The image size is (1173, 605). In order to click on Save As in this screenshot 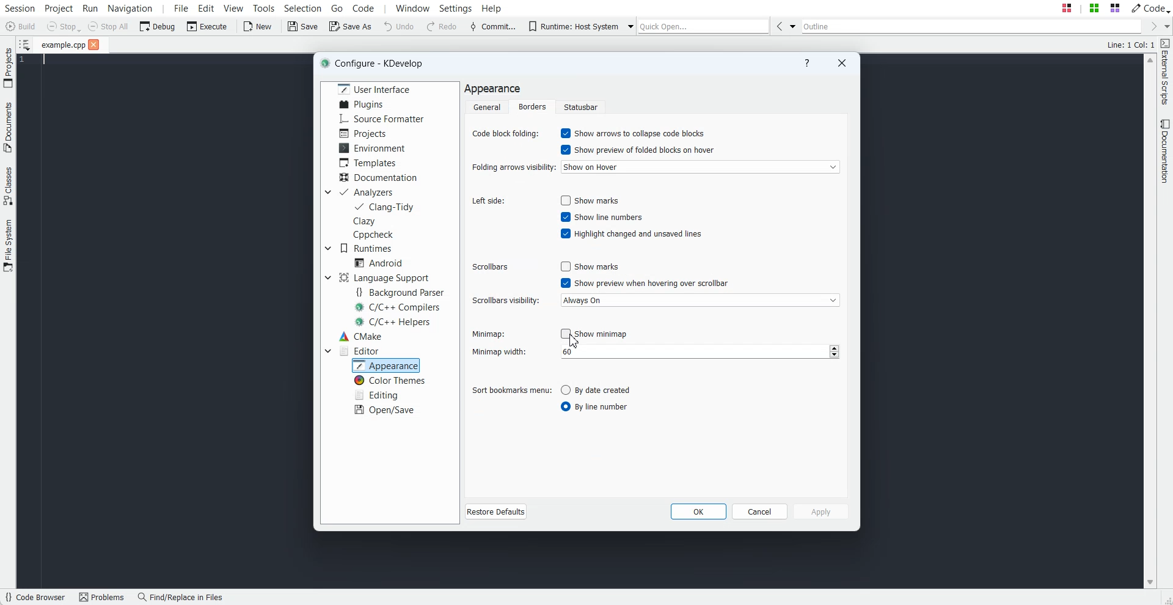, I will do `click(349, 26)`.